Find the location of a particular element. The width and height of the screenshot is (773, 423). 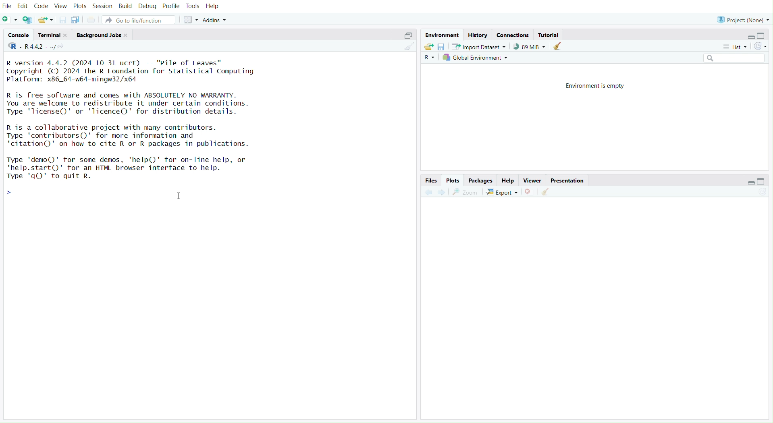

View the current working directory is located at coordinates (69, 47).